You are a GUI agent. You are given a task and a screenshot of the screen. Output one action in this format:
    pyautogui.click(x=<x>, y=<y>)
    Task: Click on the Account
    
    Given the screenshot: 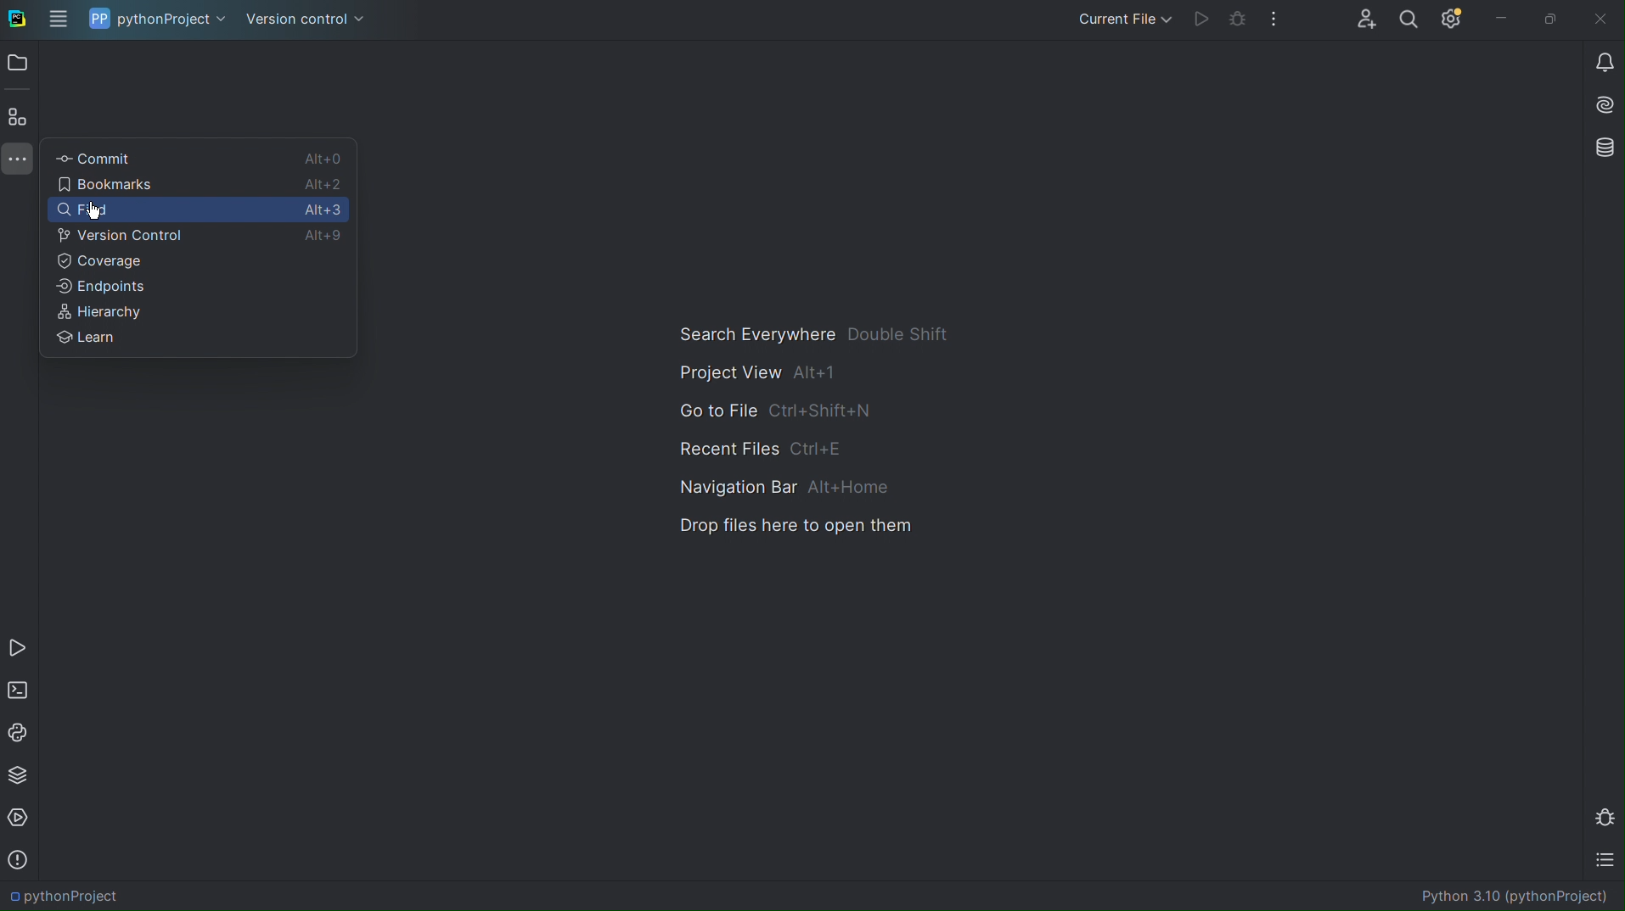 What is the action you would take?
    pyautogui.click(x=1365, y=20)
    